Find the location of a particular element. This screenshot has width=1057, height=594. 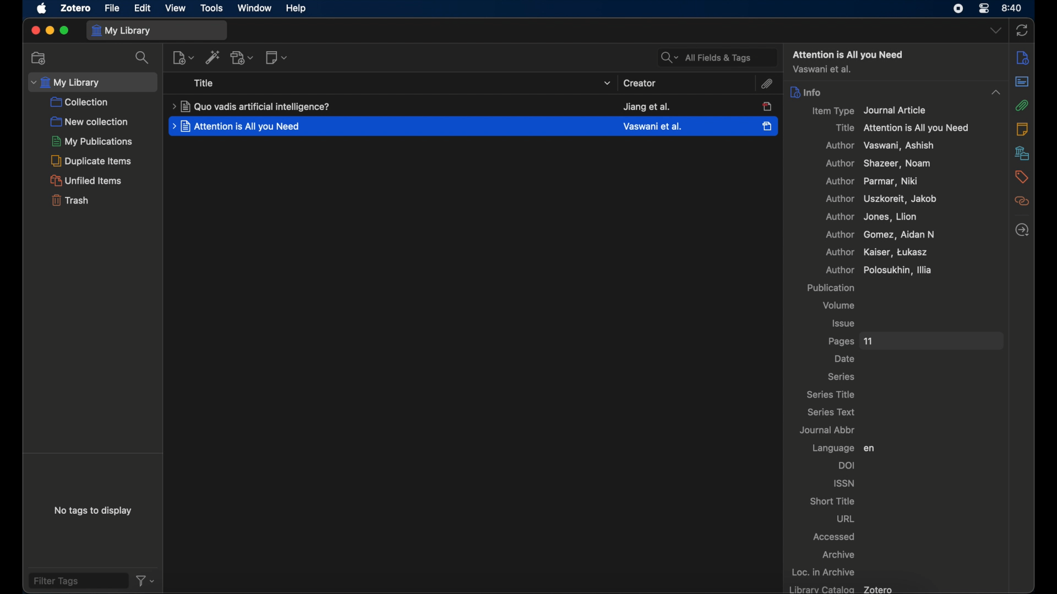

issn is located at coordinates (843, 482).